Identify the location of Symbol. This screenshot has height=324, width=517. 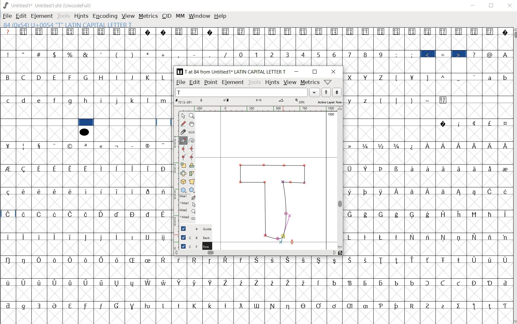
(429, 146).